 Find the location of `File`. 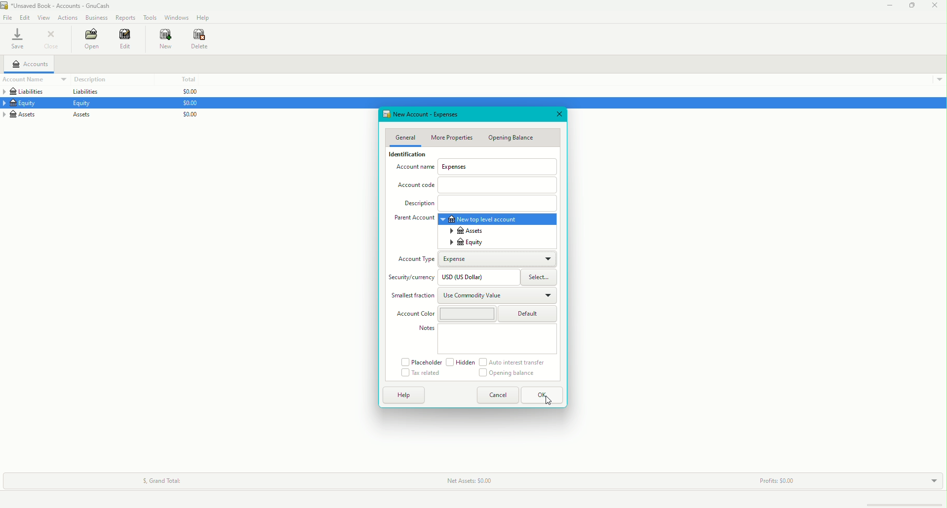

File is located at coordinates (7, 18).